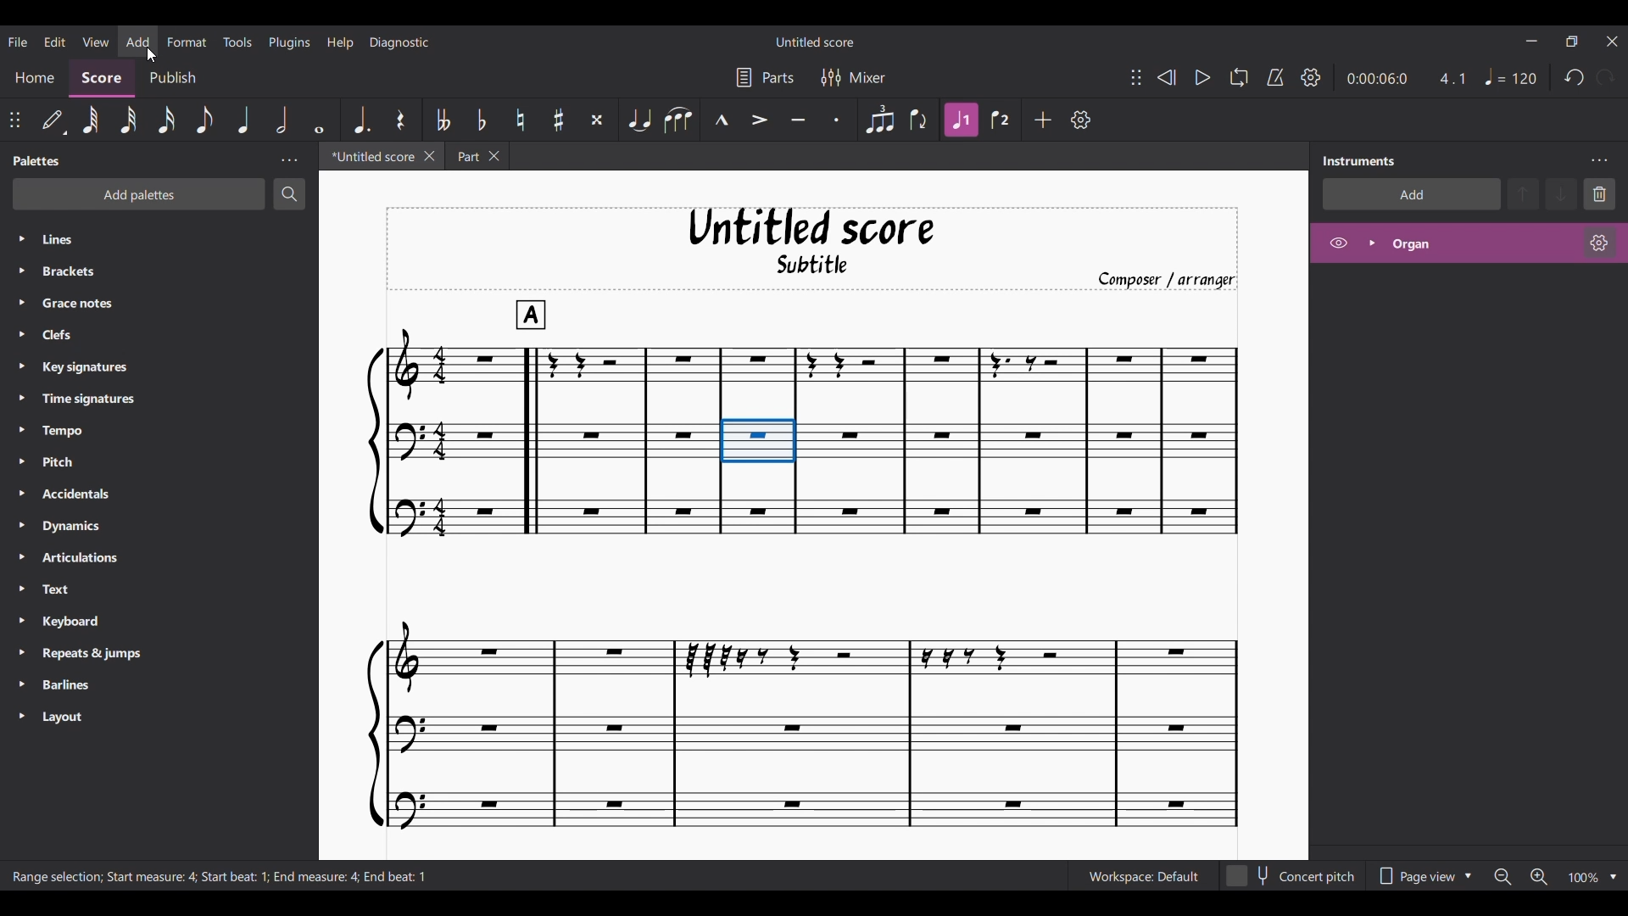  Describe the element at coordinates (758, 441) in the screenshot. I see `Current selection` at that location.